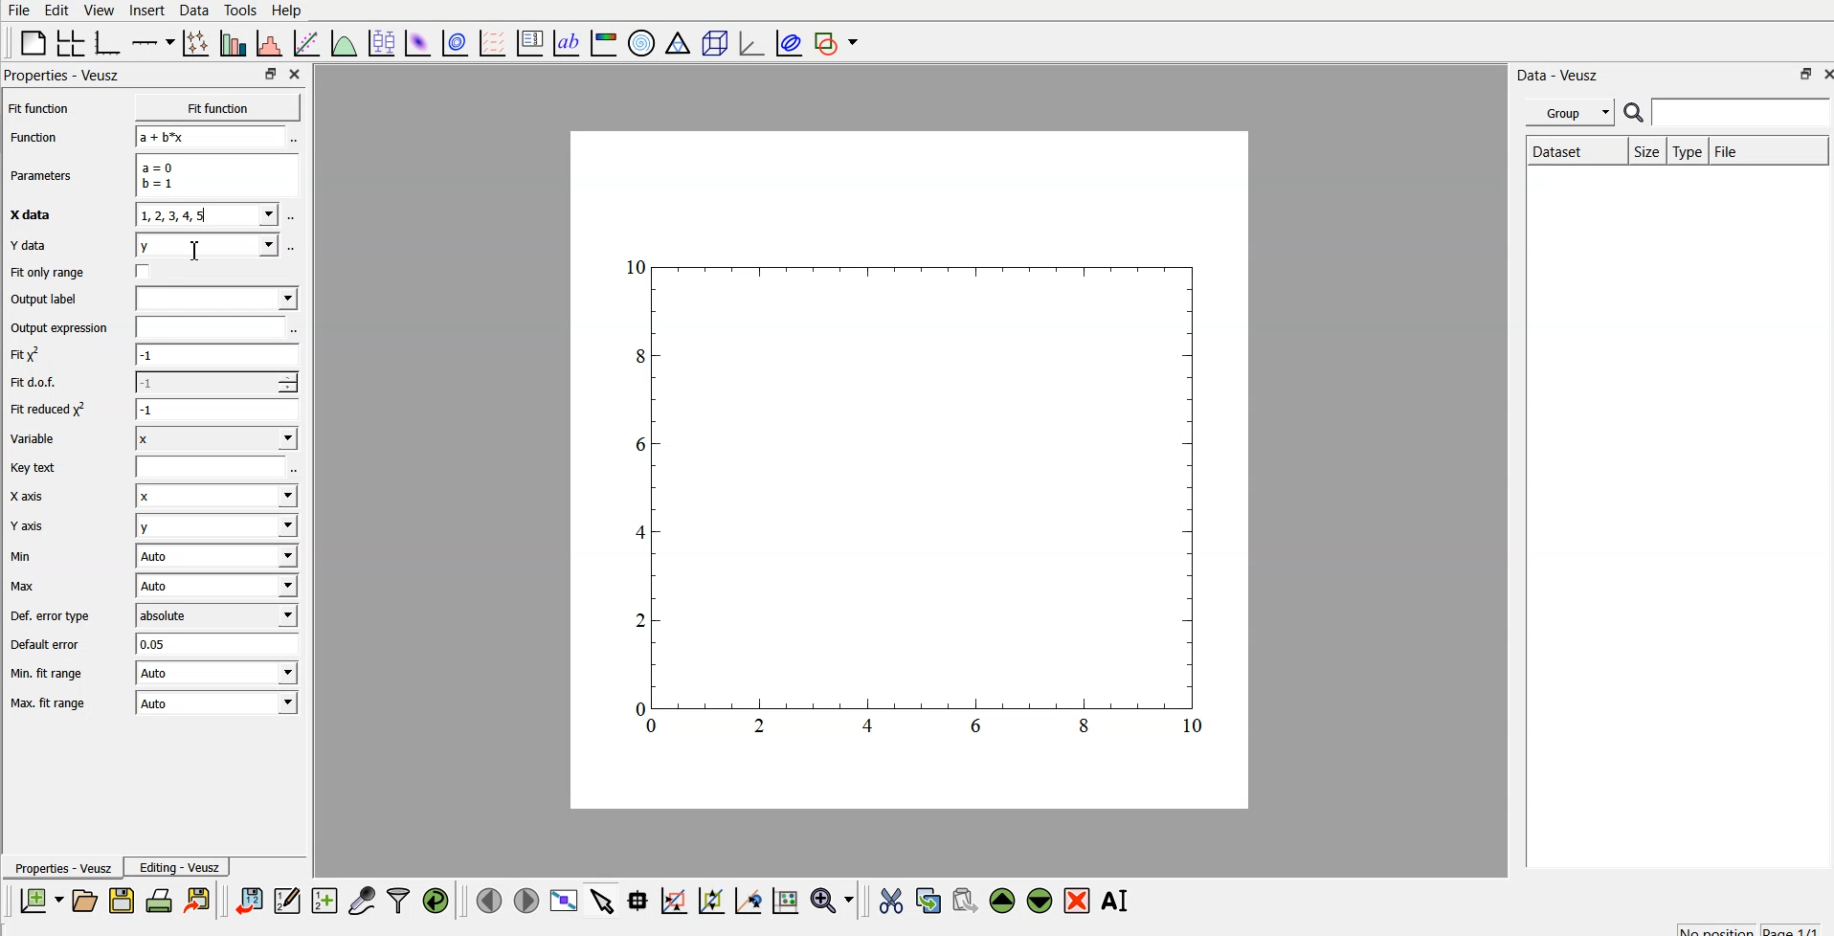 The image size is (1834, 936). Describe the element at coordinates (220, 110) in the screenshot. I see `Fit function` at that location.